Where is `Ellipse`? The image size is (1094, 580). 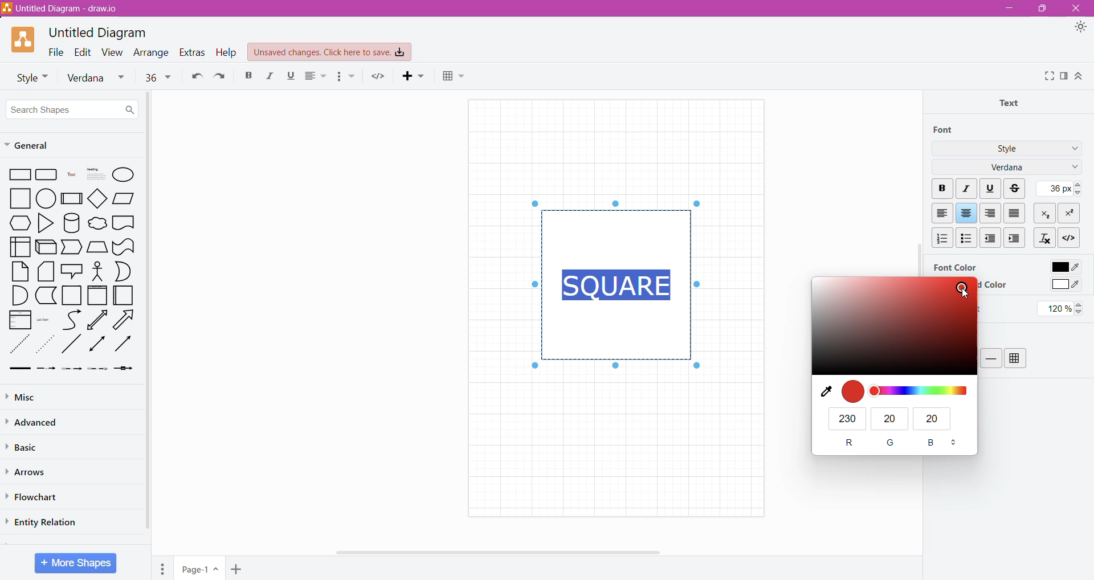
Ellipse is located at coordinates (123, 175).